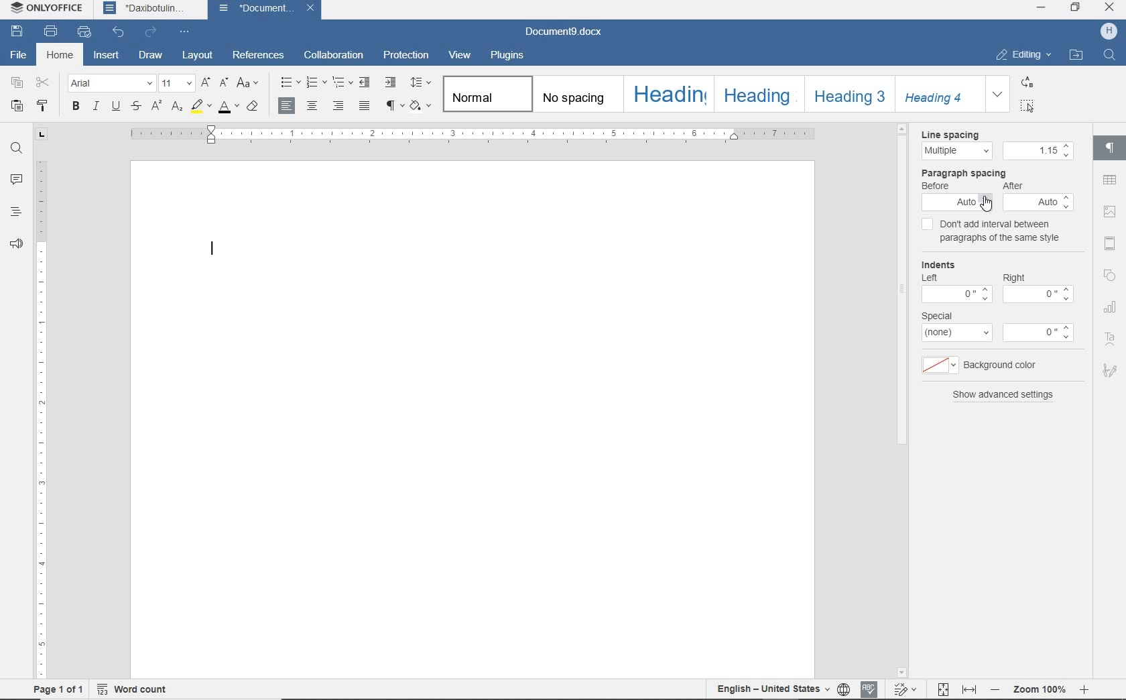 The image size is (1126, 700). Describe the element at coordinates (228, 107) in the screenshot. I see `font color` at that location.